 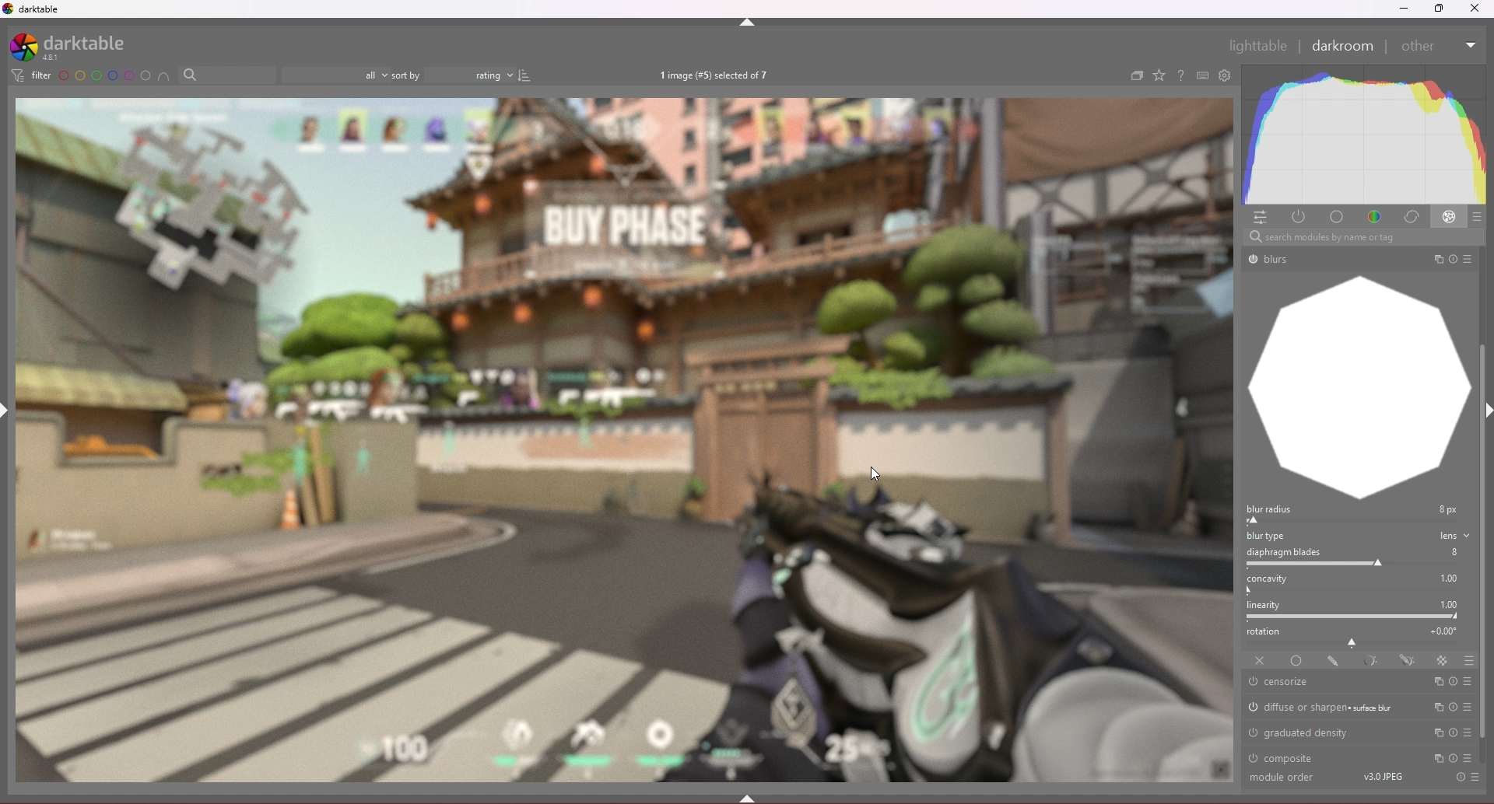 I want to click on multi instances actions, so click(x=1436, y=708).